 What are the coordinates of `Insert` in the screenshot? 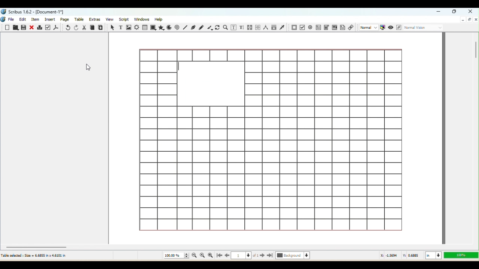 It's located at (51, 19).